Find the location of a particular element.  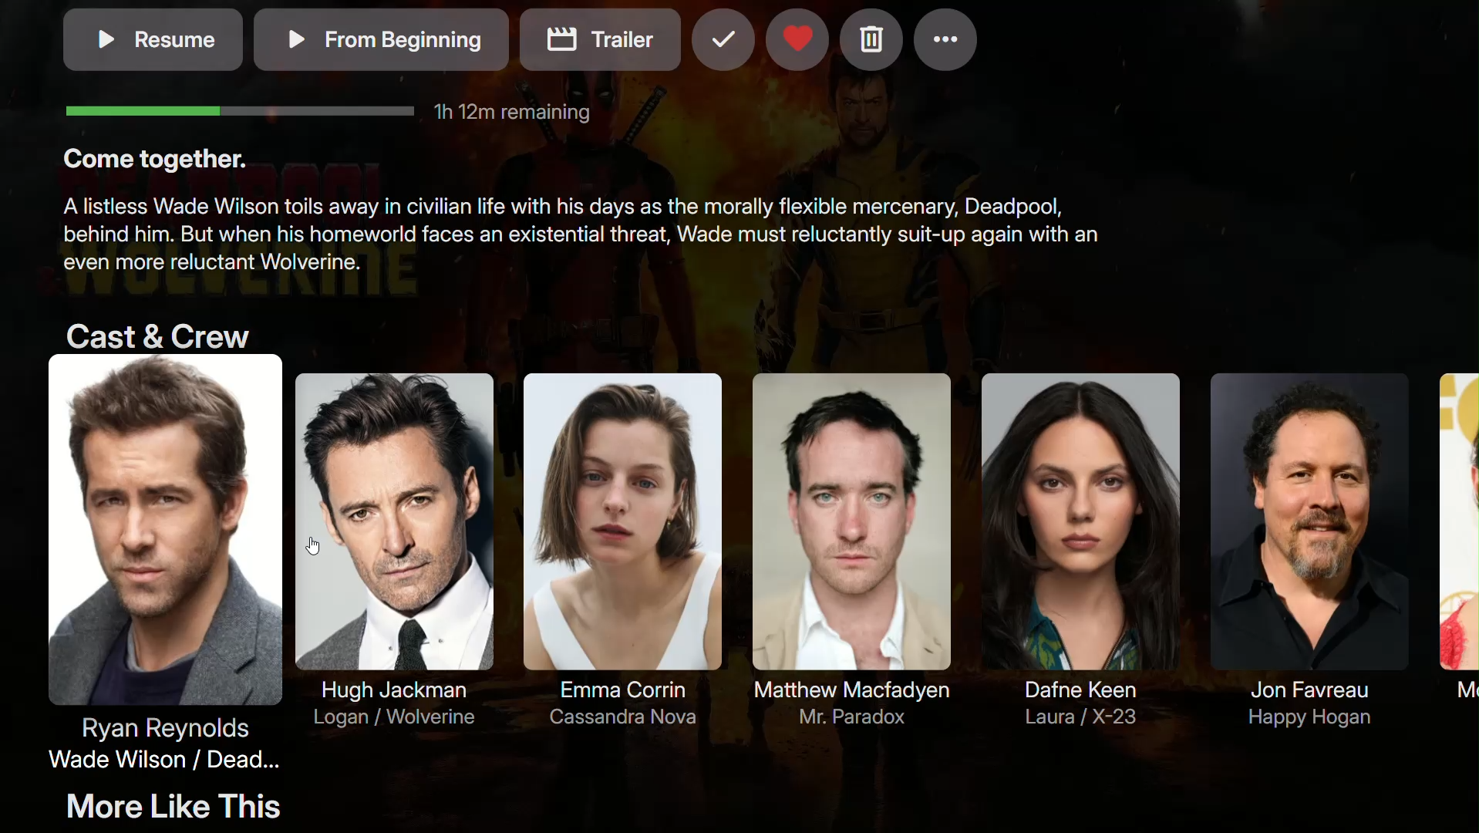

Favorites is located at coordinates (795, 43).